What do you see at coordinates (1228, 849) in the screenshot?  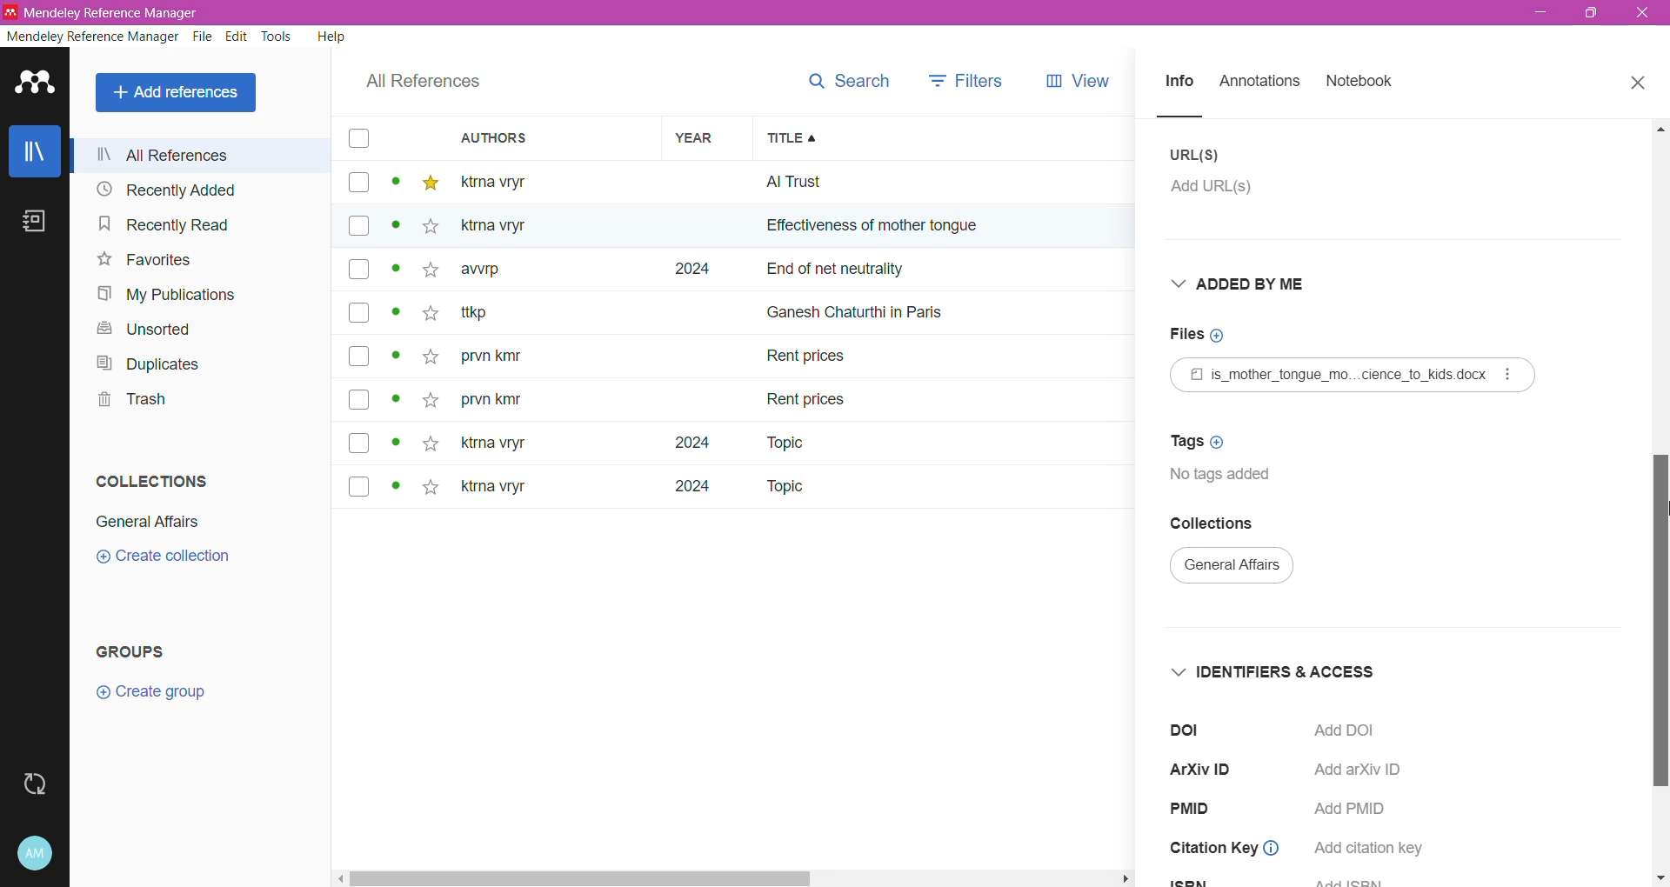 I see `Citation Key` at bounding box center [1228, 849].